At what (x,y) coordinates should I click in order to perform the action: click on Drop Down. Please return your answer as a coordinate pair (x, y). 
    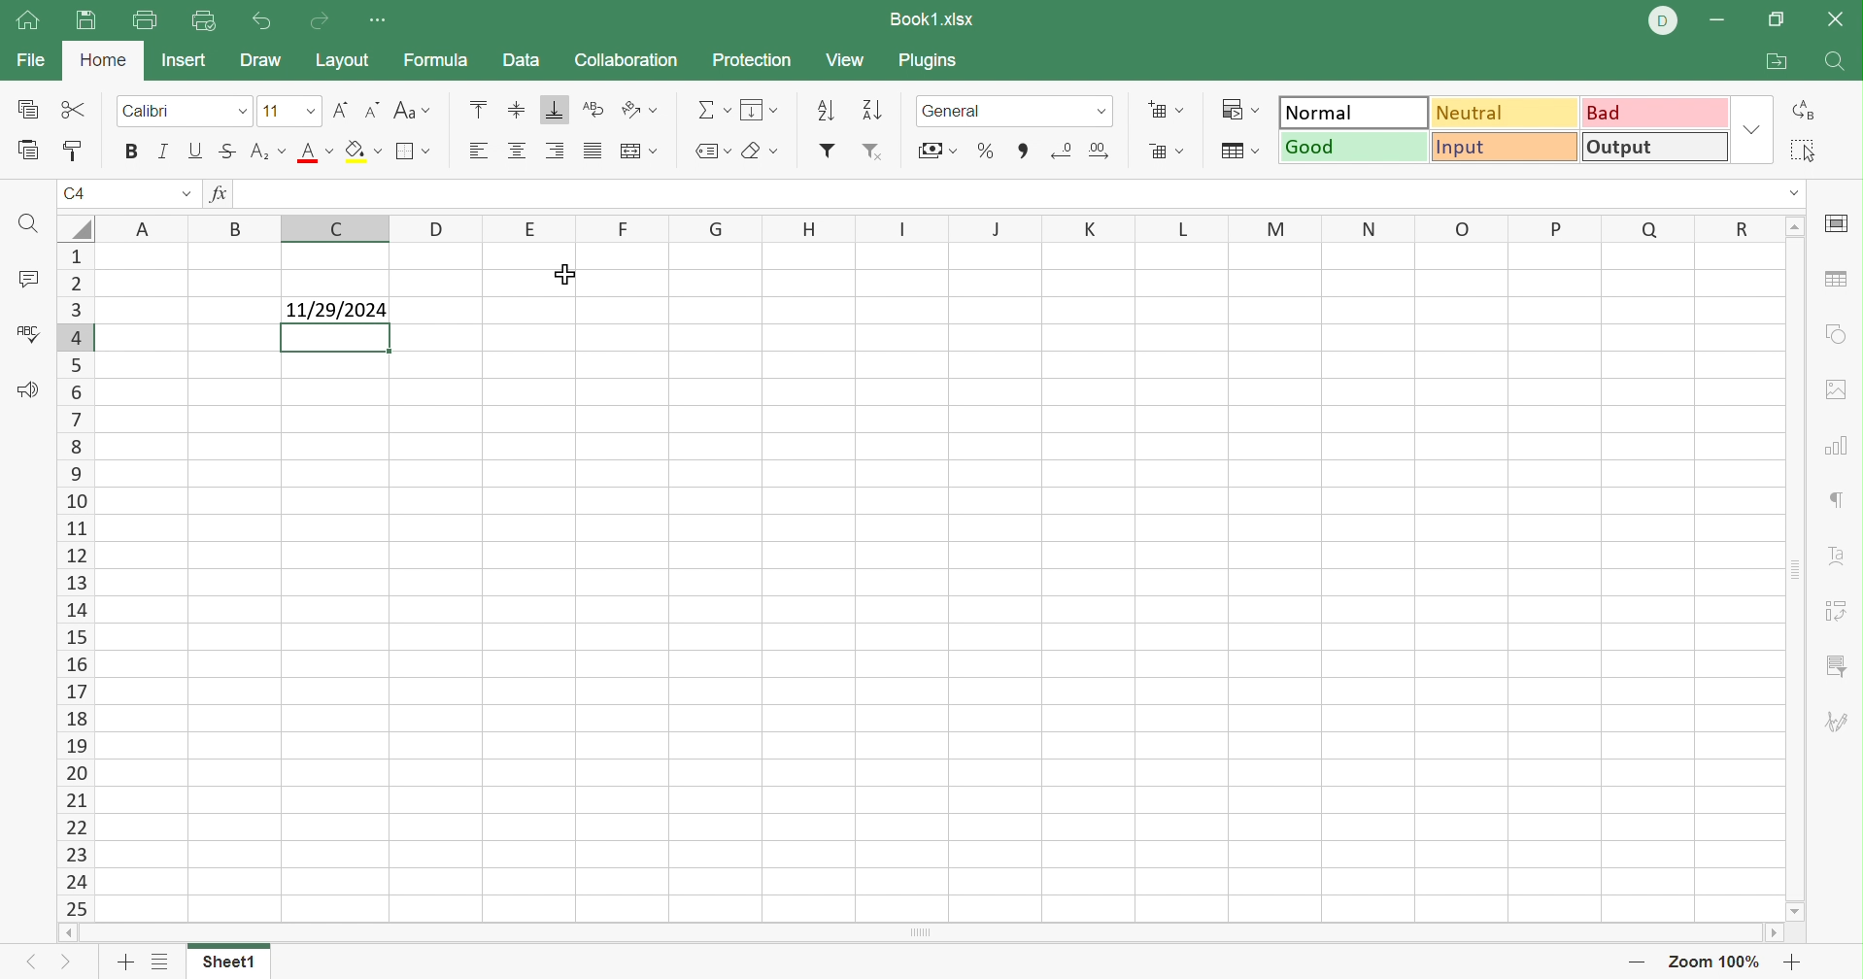
    Looking at the image, I should click on (1105, 115).